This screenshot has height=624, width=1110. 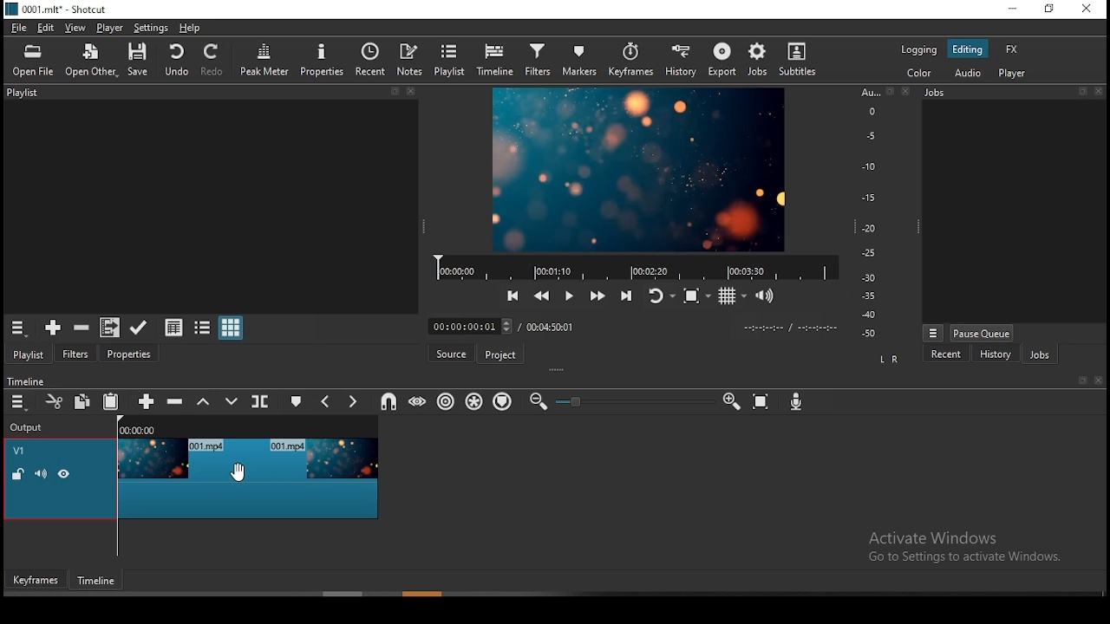 I want to click on player, so click(x=1014, y=73).